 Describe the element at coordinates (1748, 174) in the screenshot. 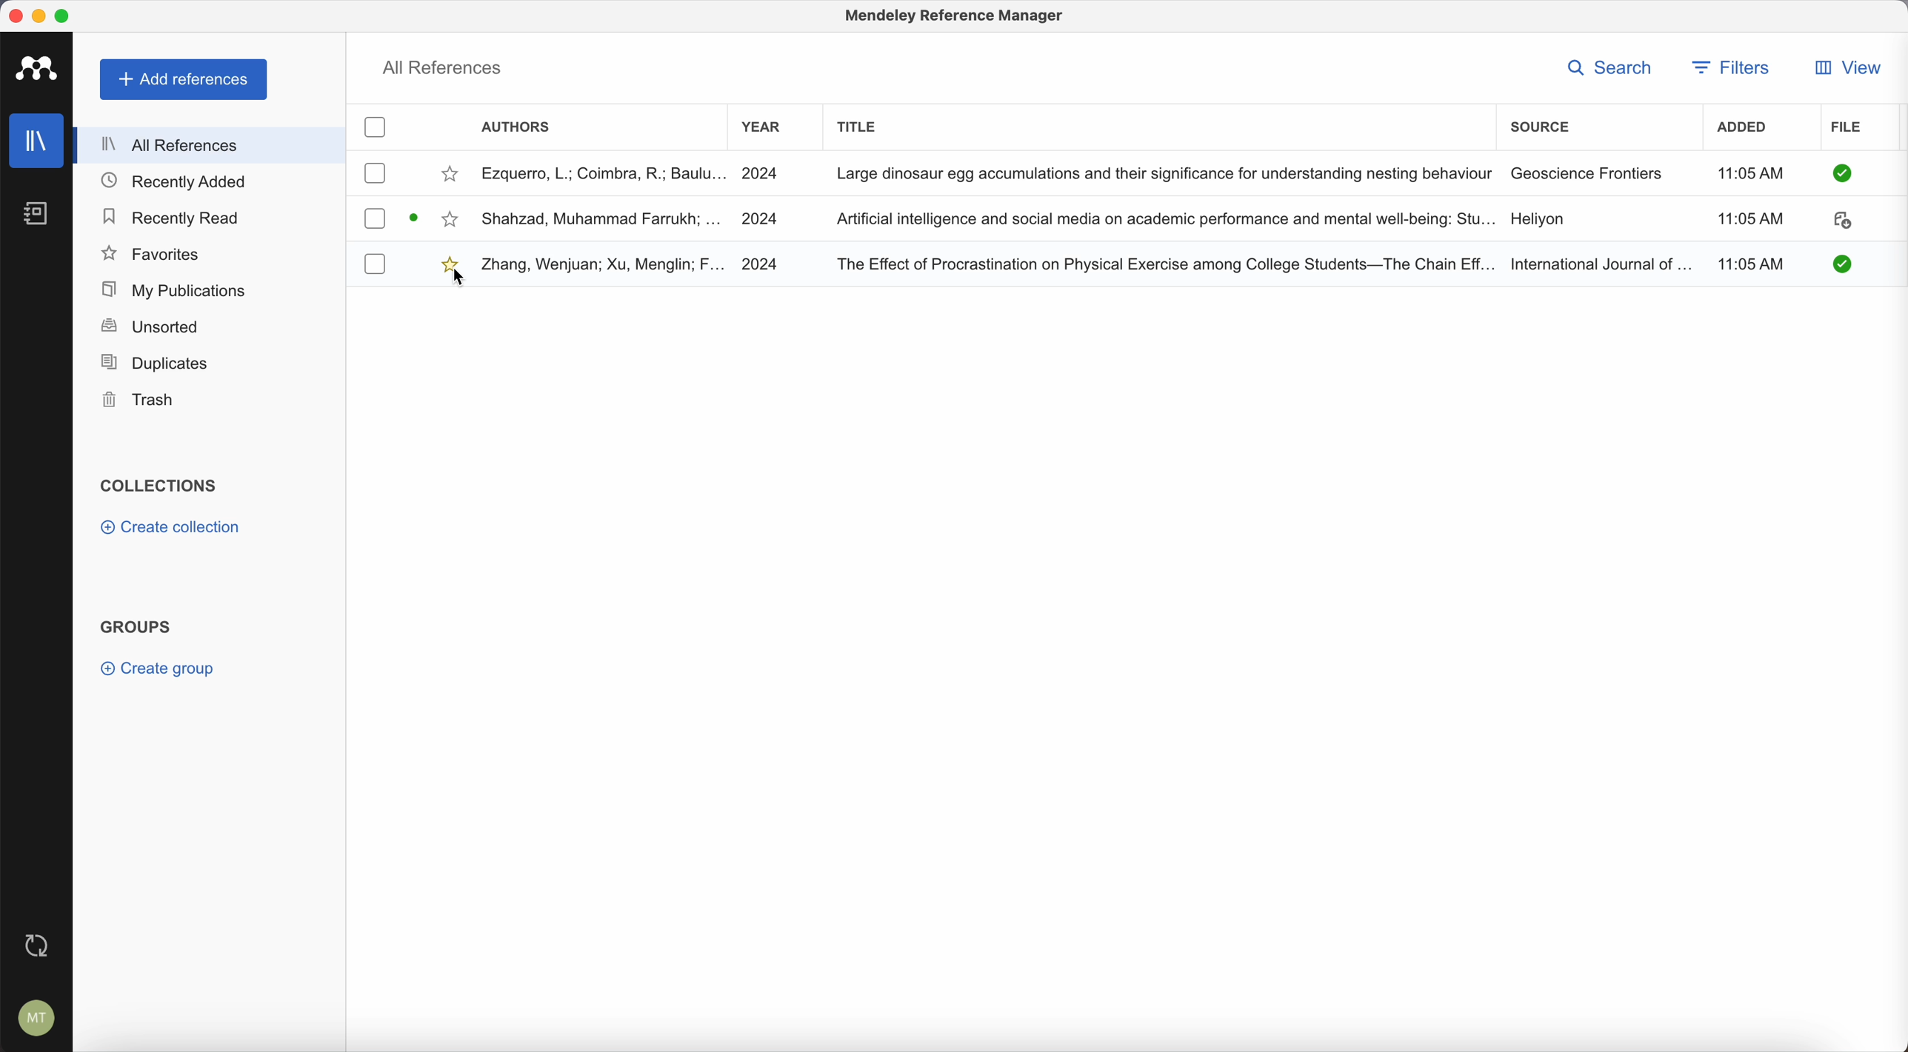

I see `11:05 AM` at that location.